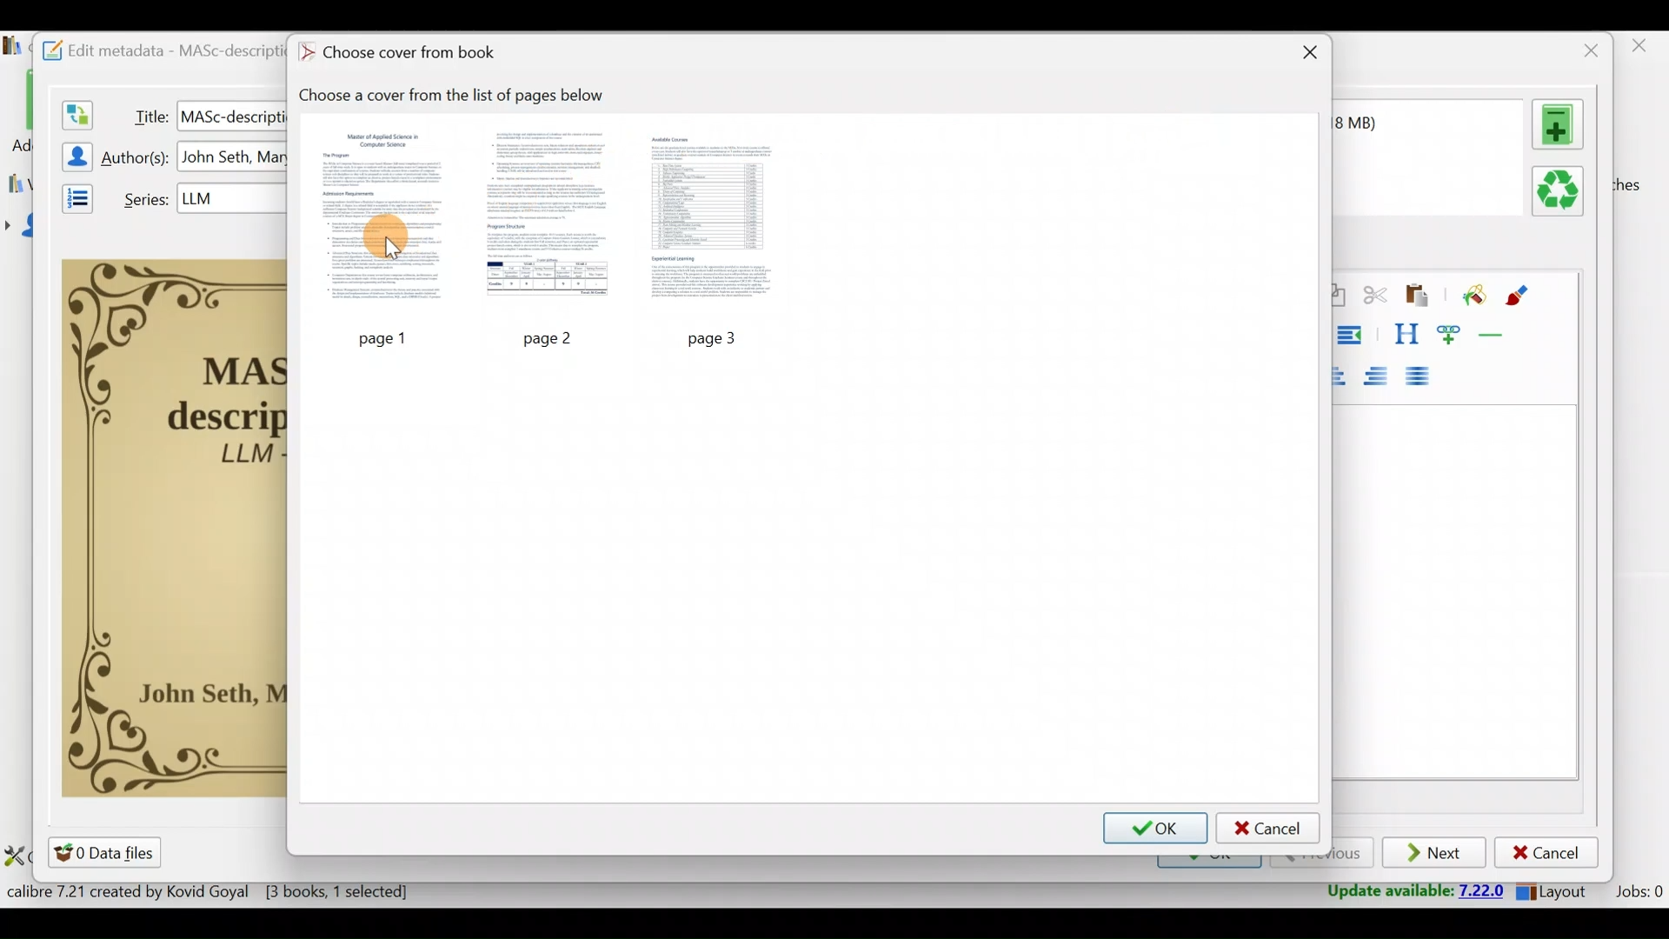  Describe the element at coordinates (1561, 192) in the screenshot. I see `Remove the selected format from this book` at that location.